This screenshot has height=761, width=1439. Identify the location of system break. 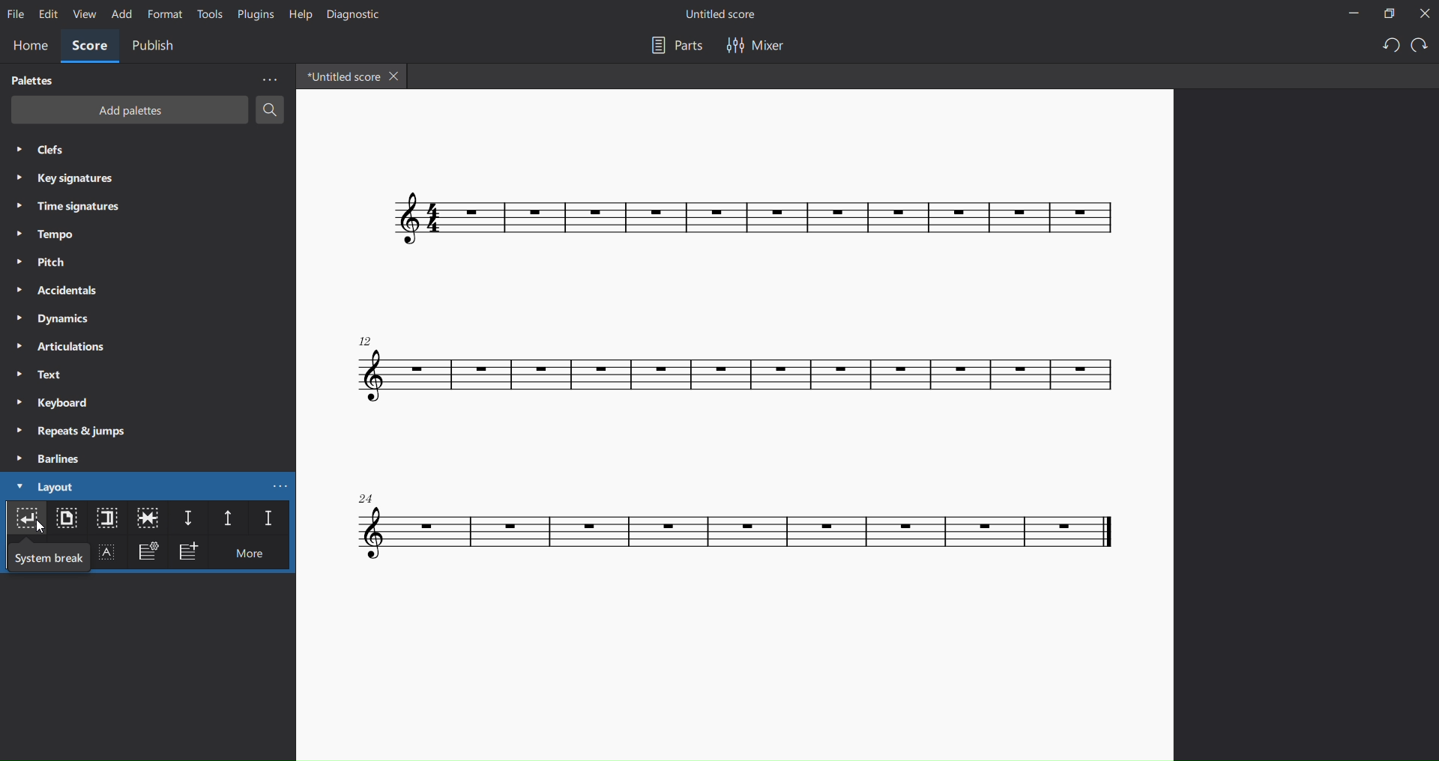
(48, 560).